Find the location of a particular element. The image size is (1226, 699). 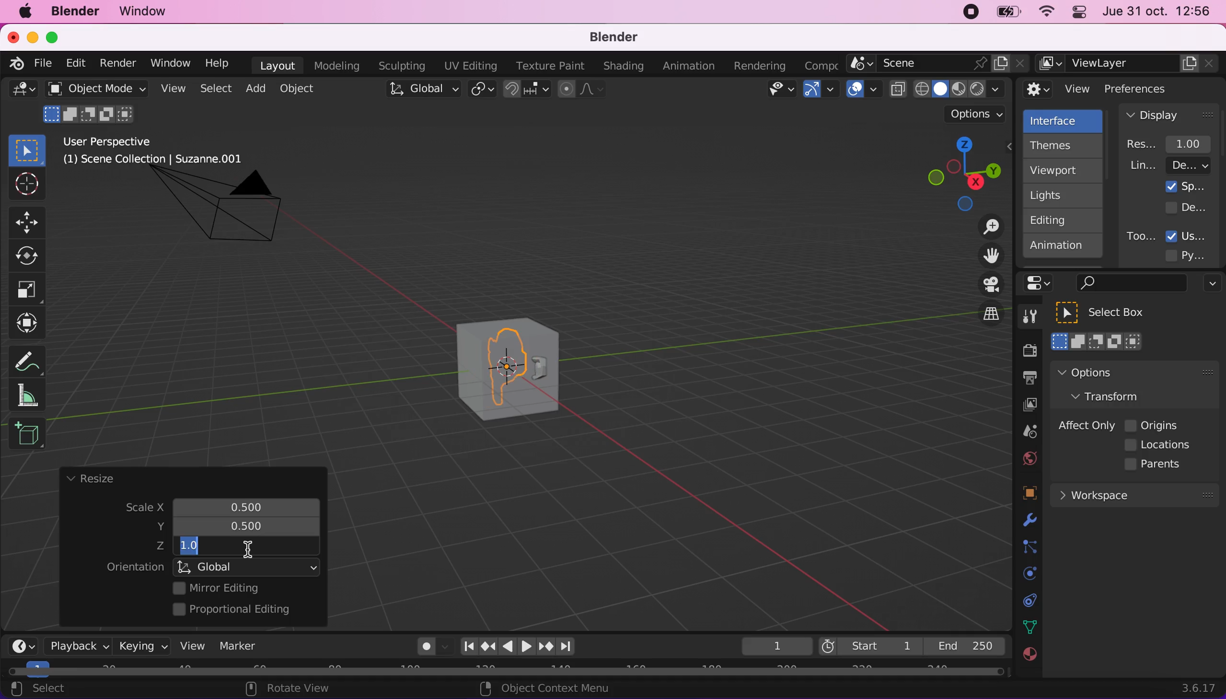

sculpting is located at coordinates (399, 65).